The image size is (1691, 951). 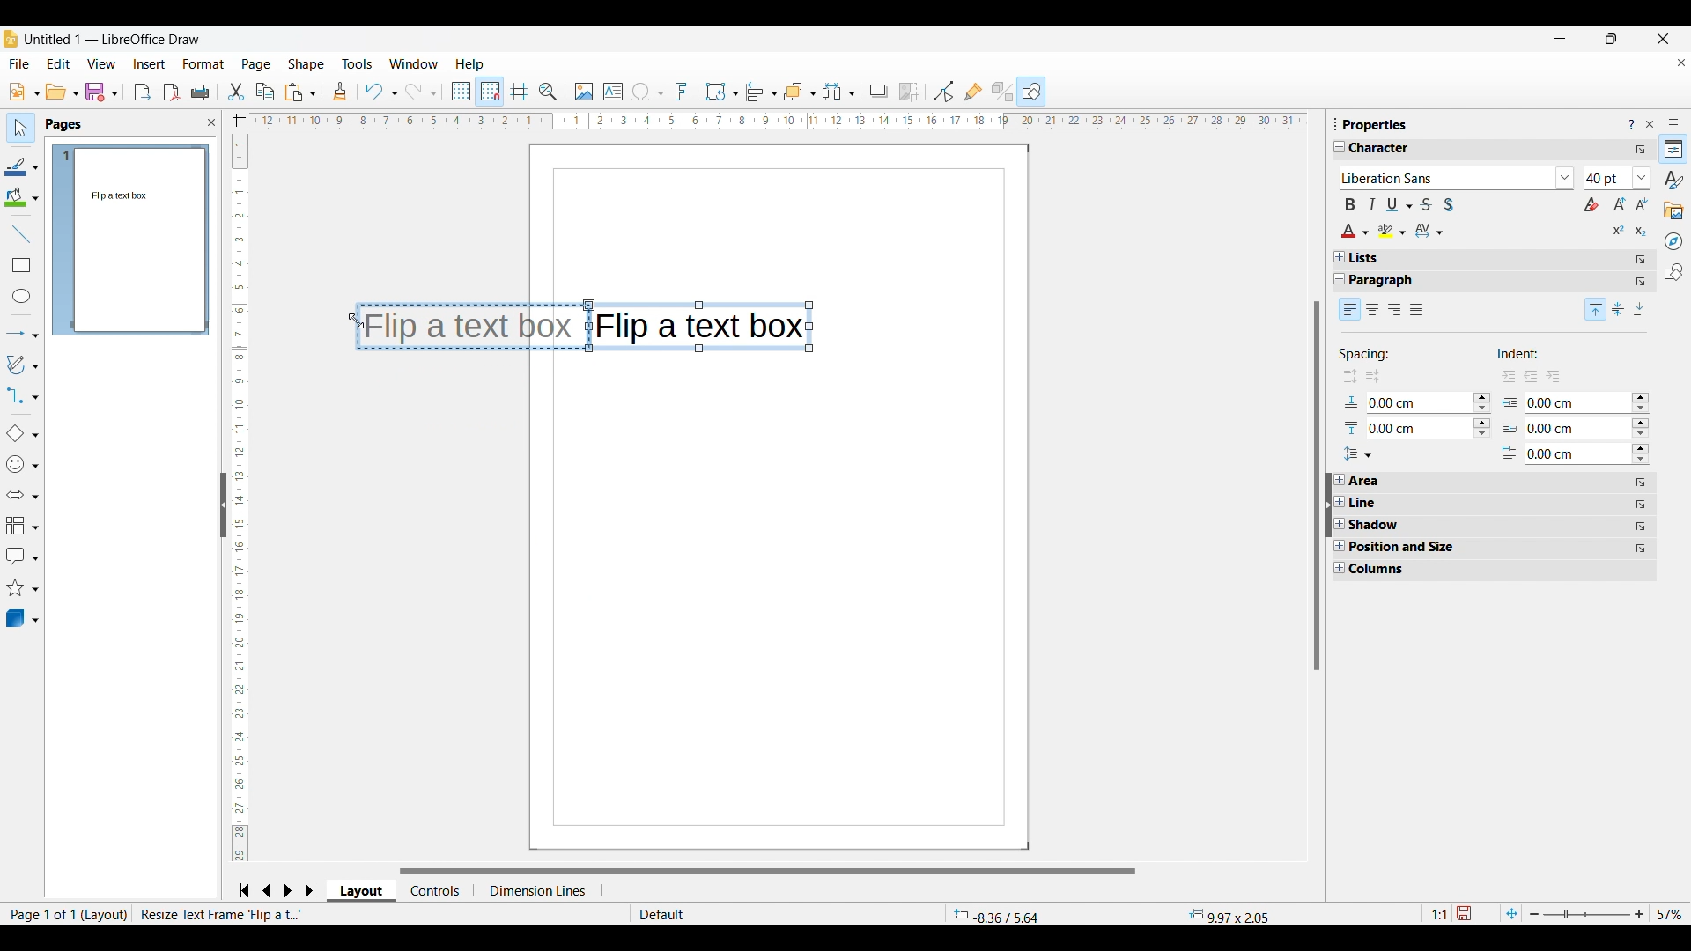 What do you see at coordinates (1650, 124) in the screenshot?
I see `Close sidebar` at bounding box center [1650, 124].